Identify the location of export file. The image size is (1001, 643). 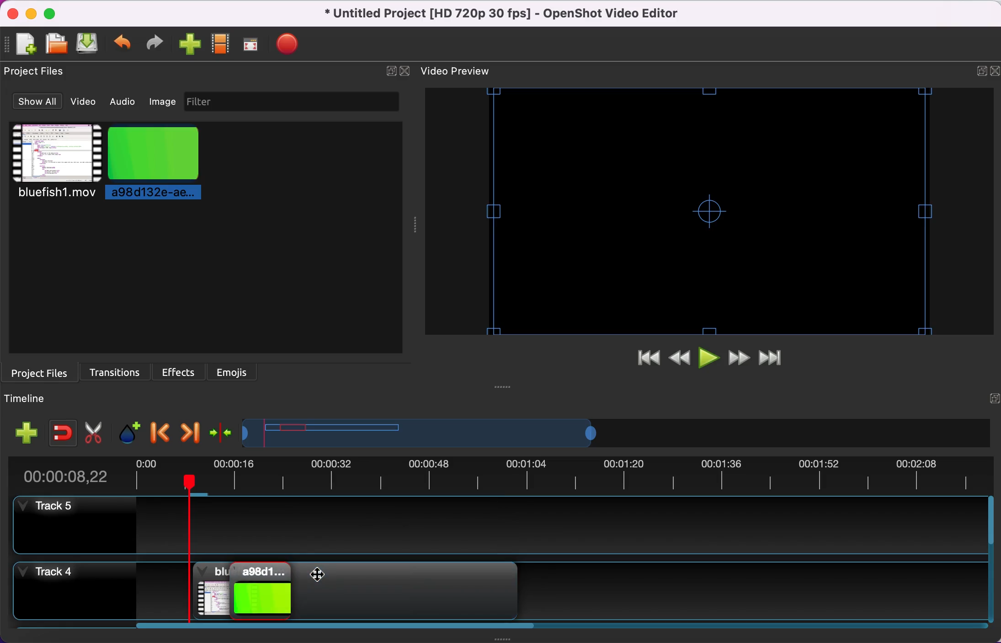
(290, 46).